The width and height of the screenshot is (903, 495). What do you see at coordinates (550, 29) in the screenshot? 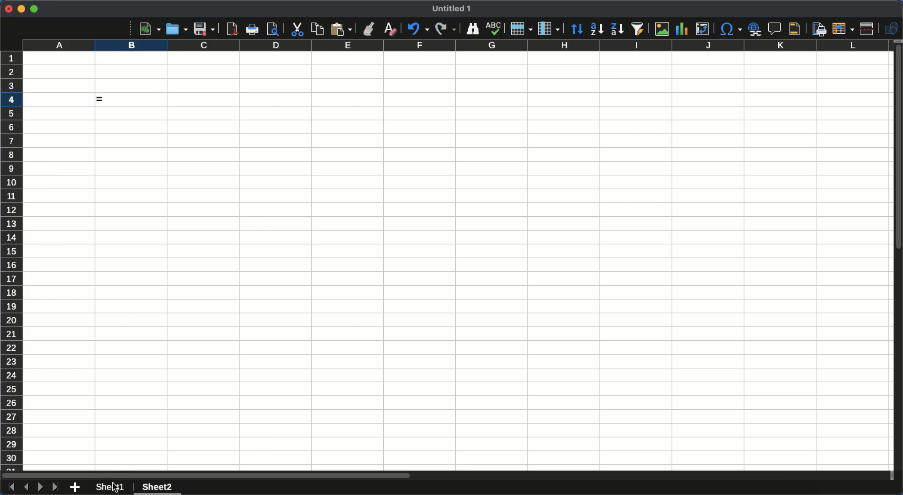
I see `Column` at bounding box center [550, 29].